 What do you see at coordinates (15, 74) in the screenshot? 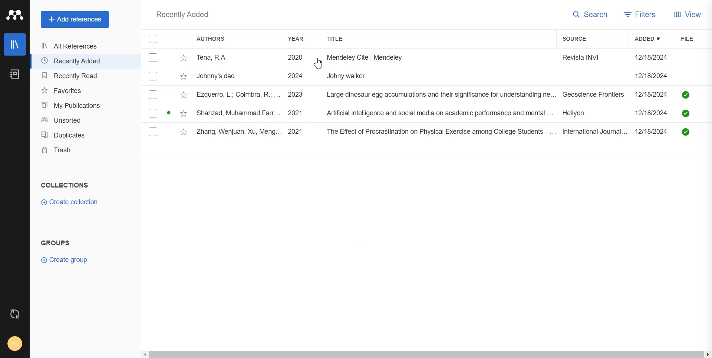
I see `Notebook` at bounding box center [15, 74].